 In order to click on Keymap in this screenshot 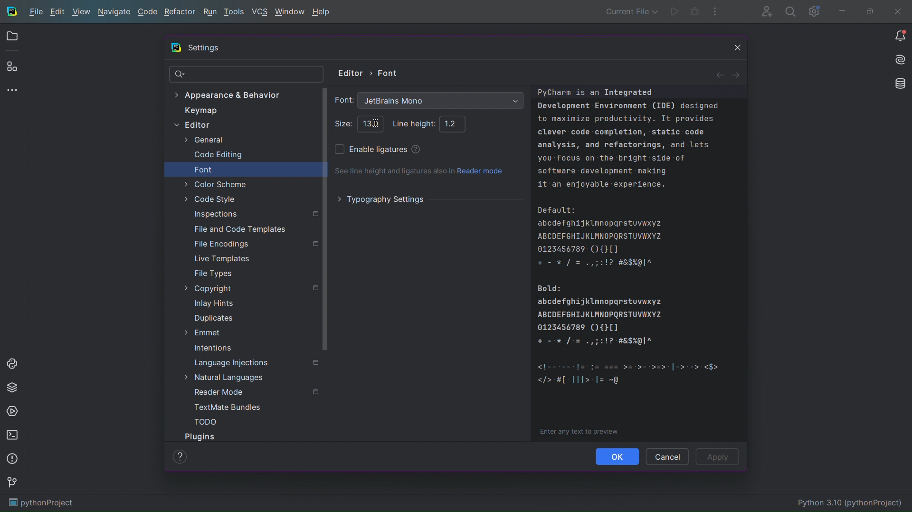, I will do `click(201, 111)`.